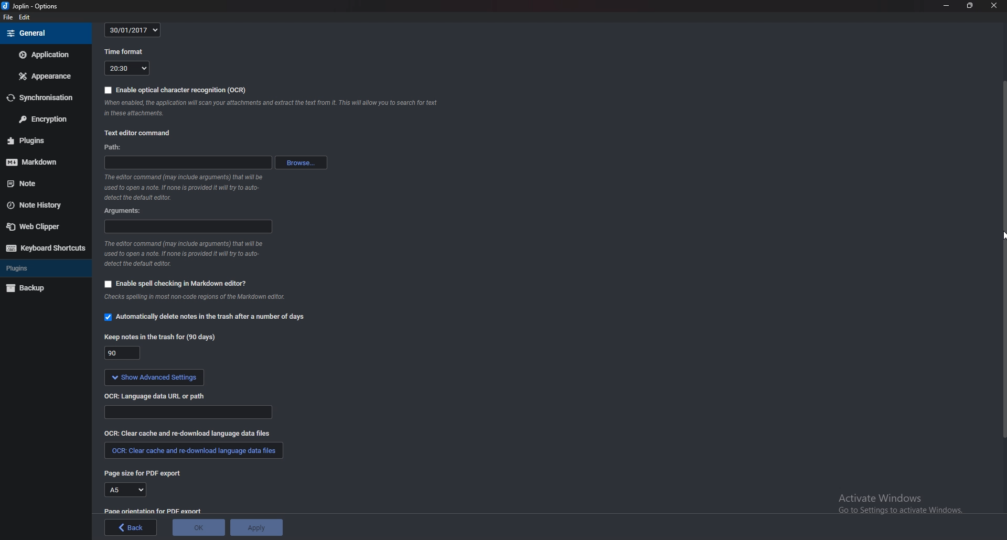  I want to click on Web clipper, so click(39, 226).